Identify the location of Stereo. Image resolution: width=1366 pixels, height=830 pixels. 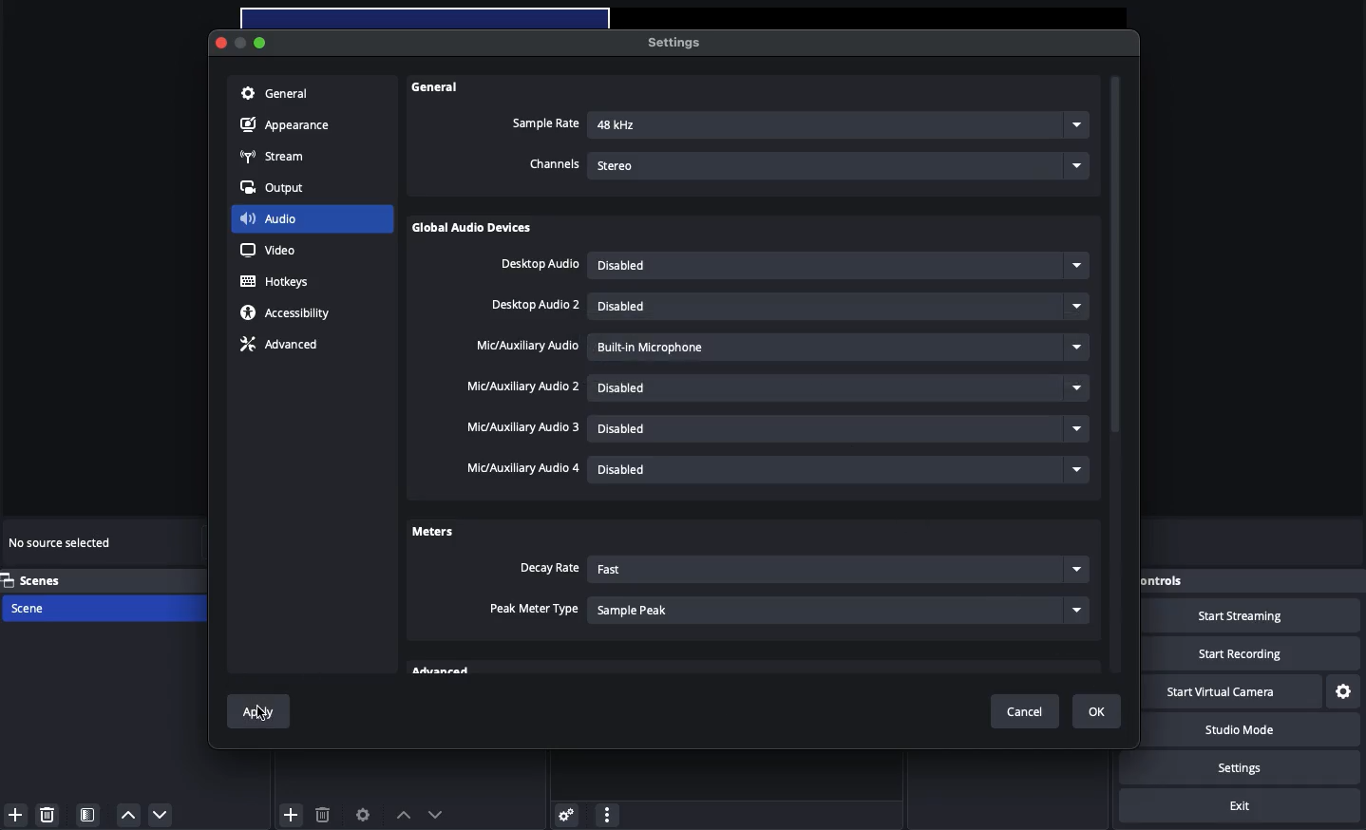
(842, 163).